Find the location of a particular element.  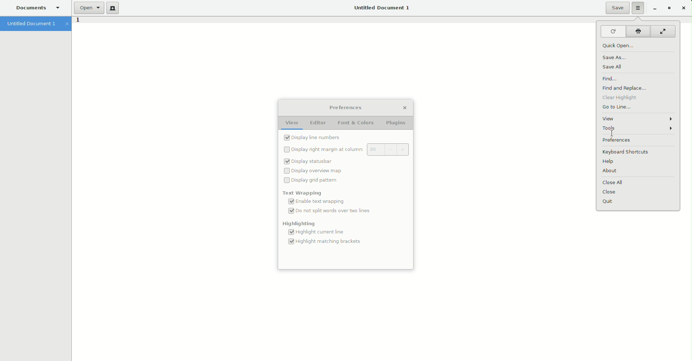

Enable text wrapping is located at coordinates (319, 201).